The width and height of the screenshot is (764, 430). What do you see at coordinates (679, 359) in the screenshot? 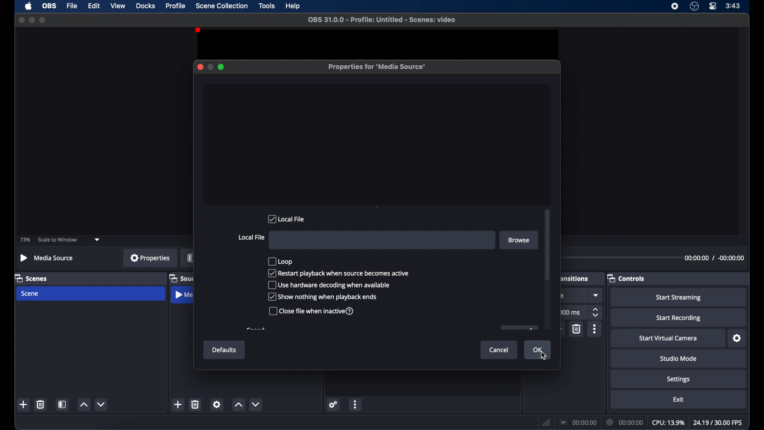
I see `studio mode` at bounding box center [679, 359].